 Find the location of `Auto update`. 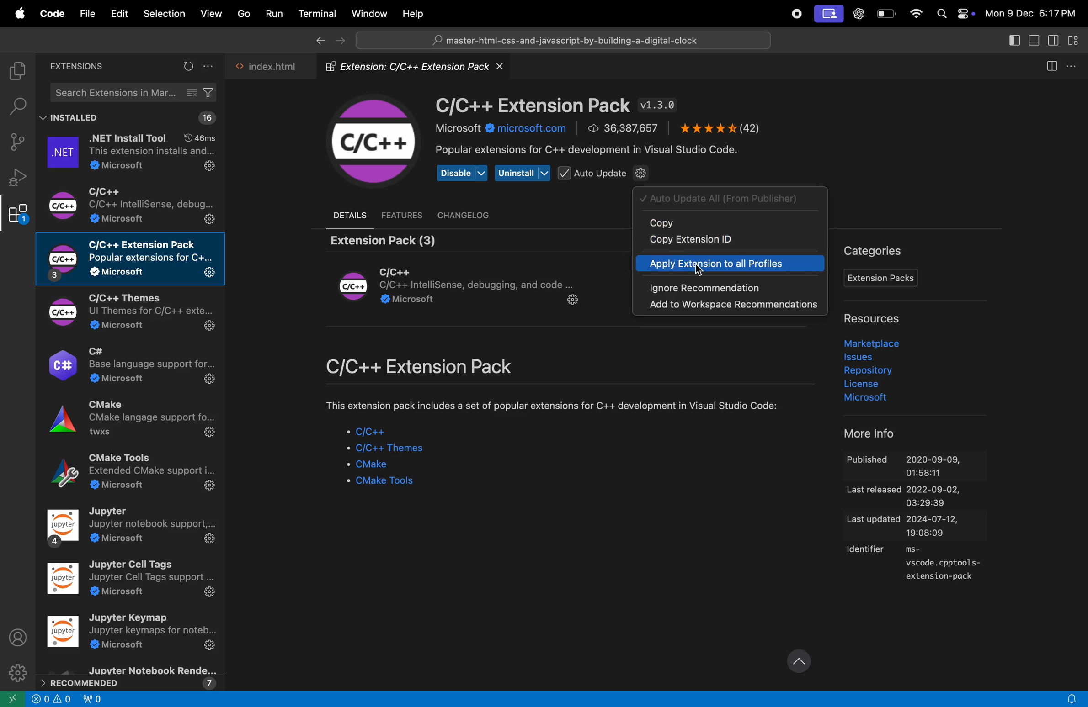

Auto update is located at coordinates (608, 174).